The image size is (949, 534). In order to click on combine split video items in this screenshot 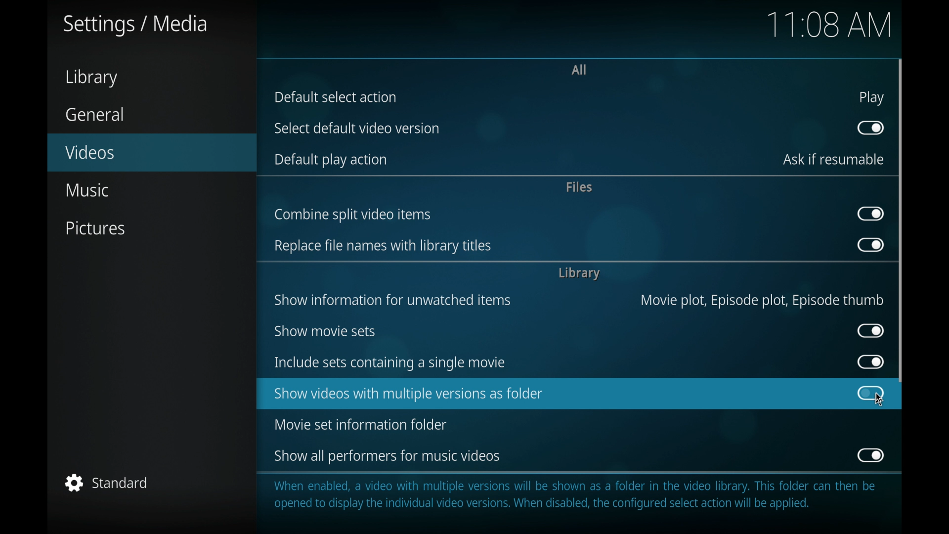, I will do `click(353, 215)`.